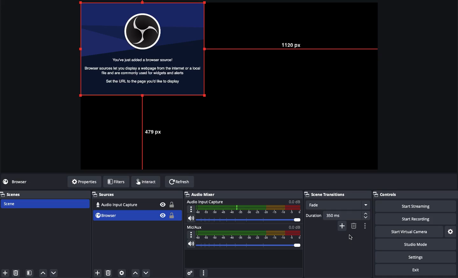 This screenshot has height=278, width=458. Describe the element at coordinates (143, 49) in the screenshot. I see `Screen` at that location.